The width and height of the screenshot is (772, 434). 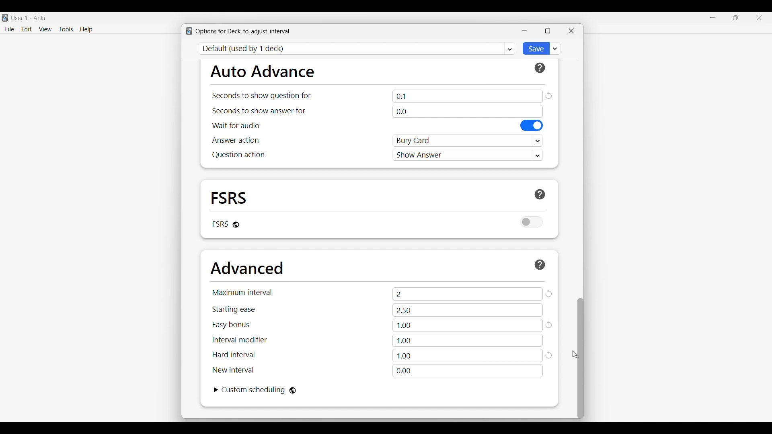 What do you see at coordinates (243, 31) in the screenshot?
I see `Window title` at bounding box center [243, 31].